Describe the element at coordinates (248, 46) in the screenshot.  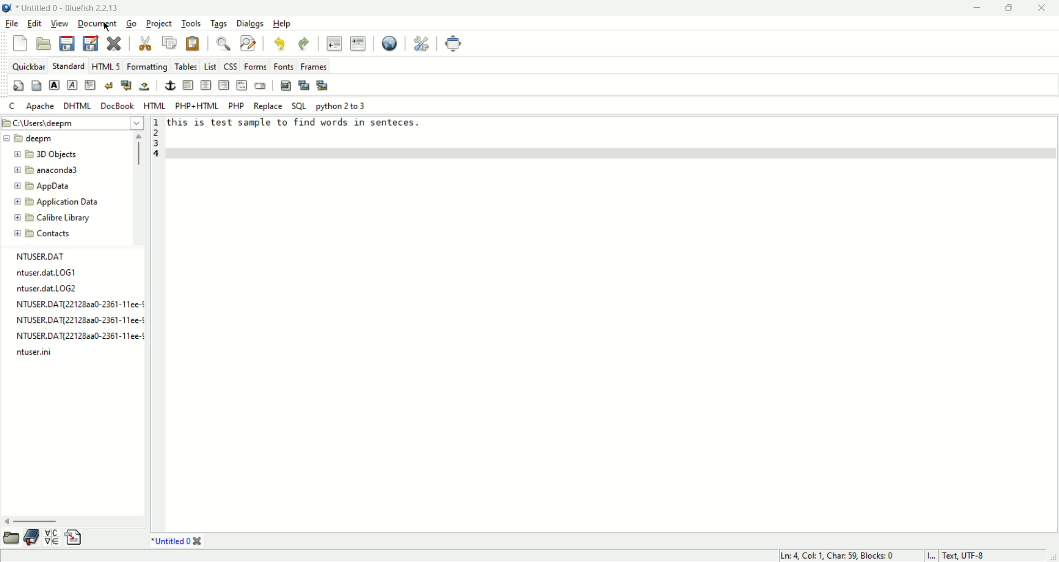
I see `find and replace` at that location.